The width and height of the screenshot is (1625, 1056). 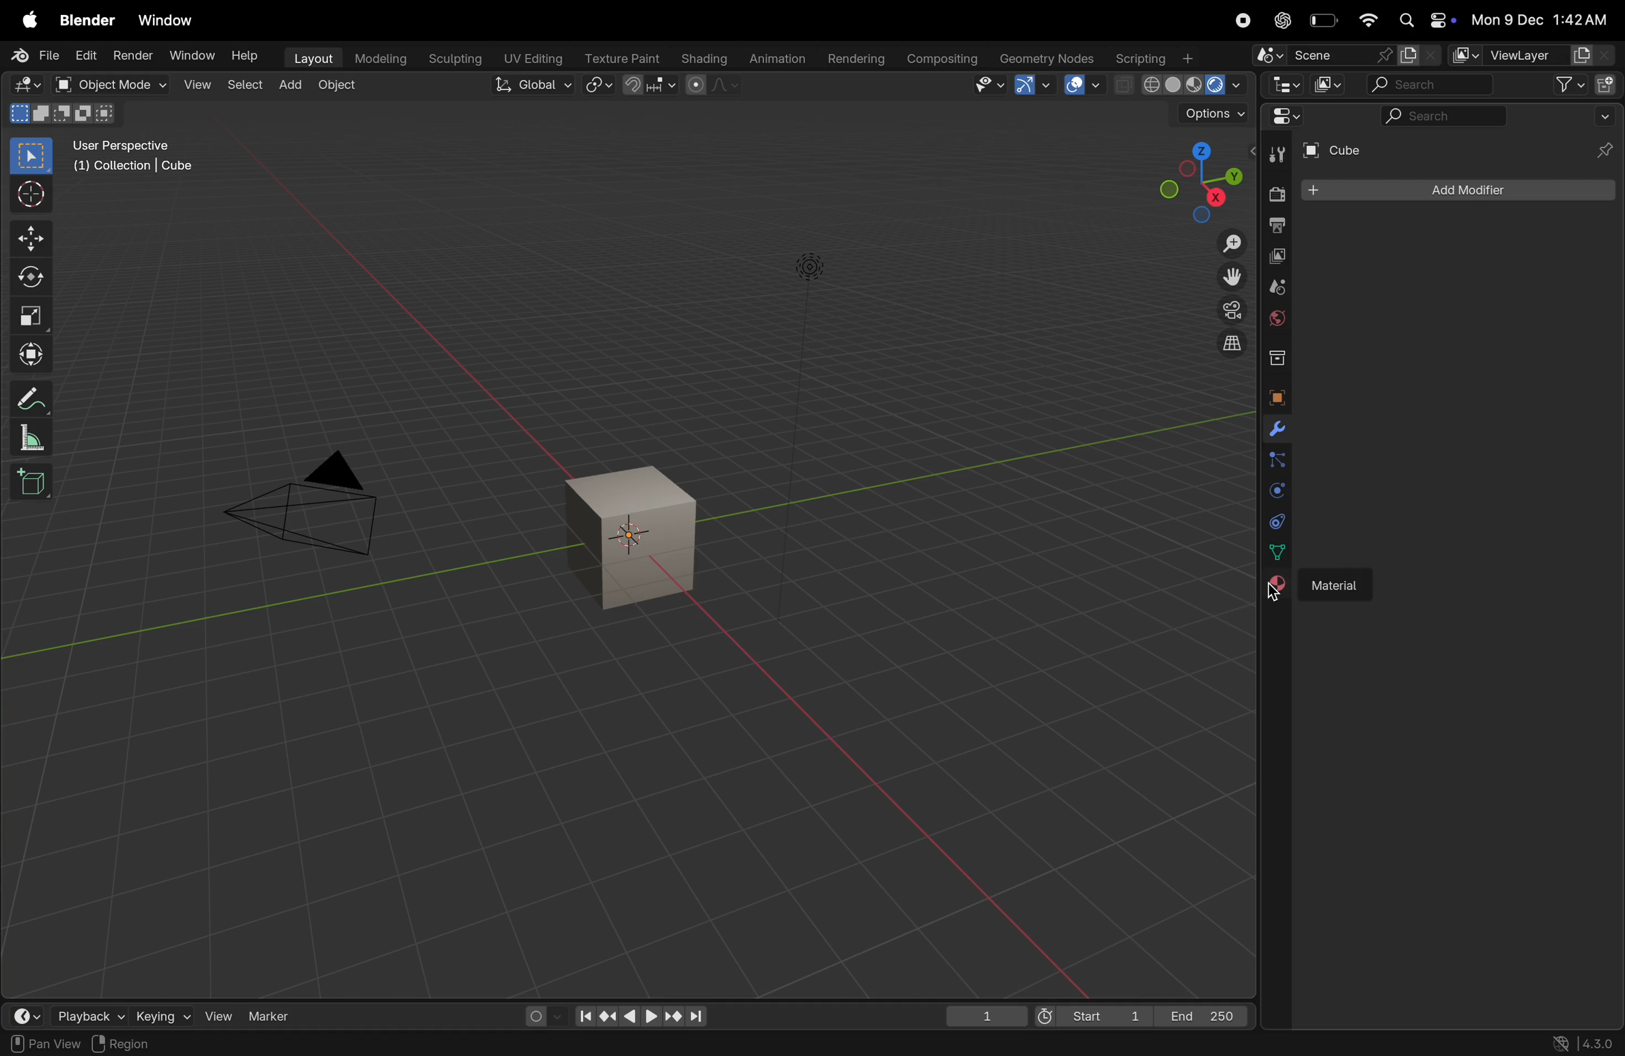 What do you see at coordinates (1436, 115) in the screenshot?
I see `searcg` at bounding box center [1436, 115].